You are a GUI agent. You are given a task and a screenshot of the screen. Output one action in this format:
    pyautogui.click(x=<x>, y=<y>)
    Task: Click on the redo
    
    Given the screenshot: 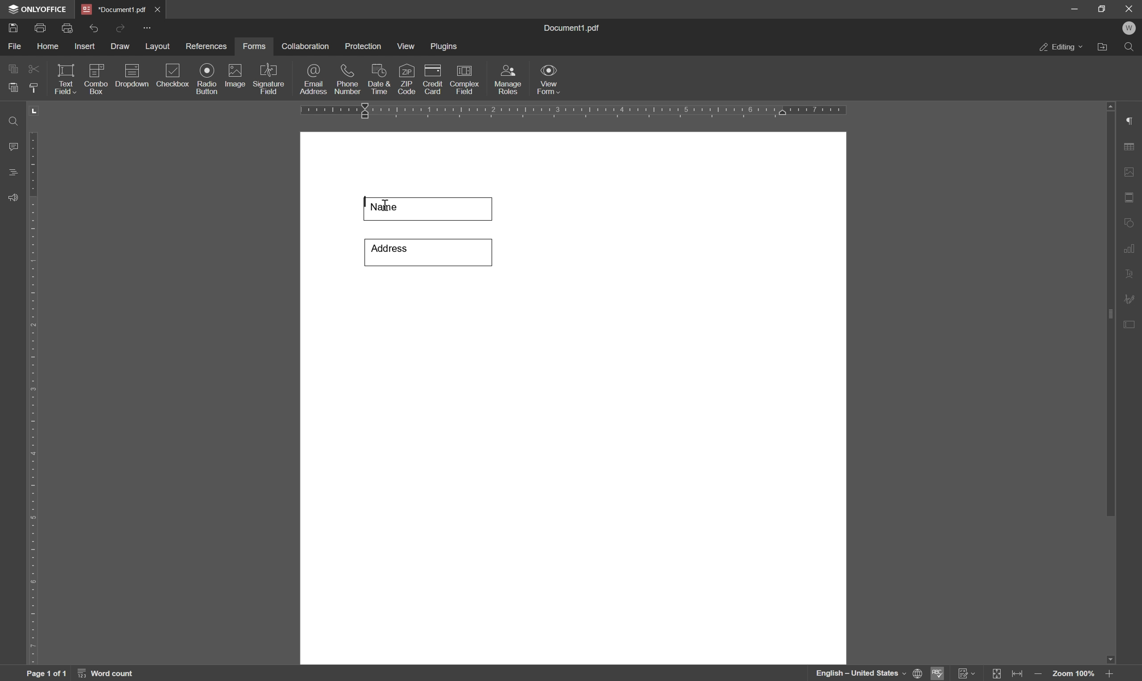 What is the action you would take?
    pyautogui.click(x=120, y=27)
    